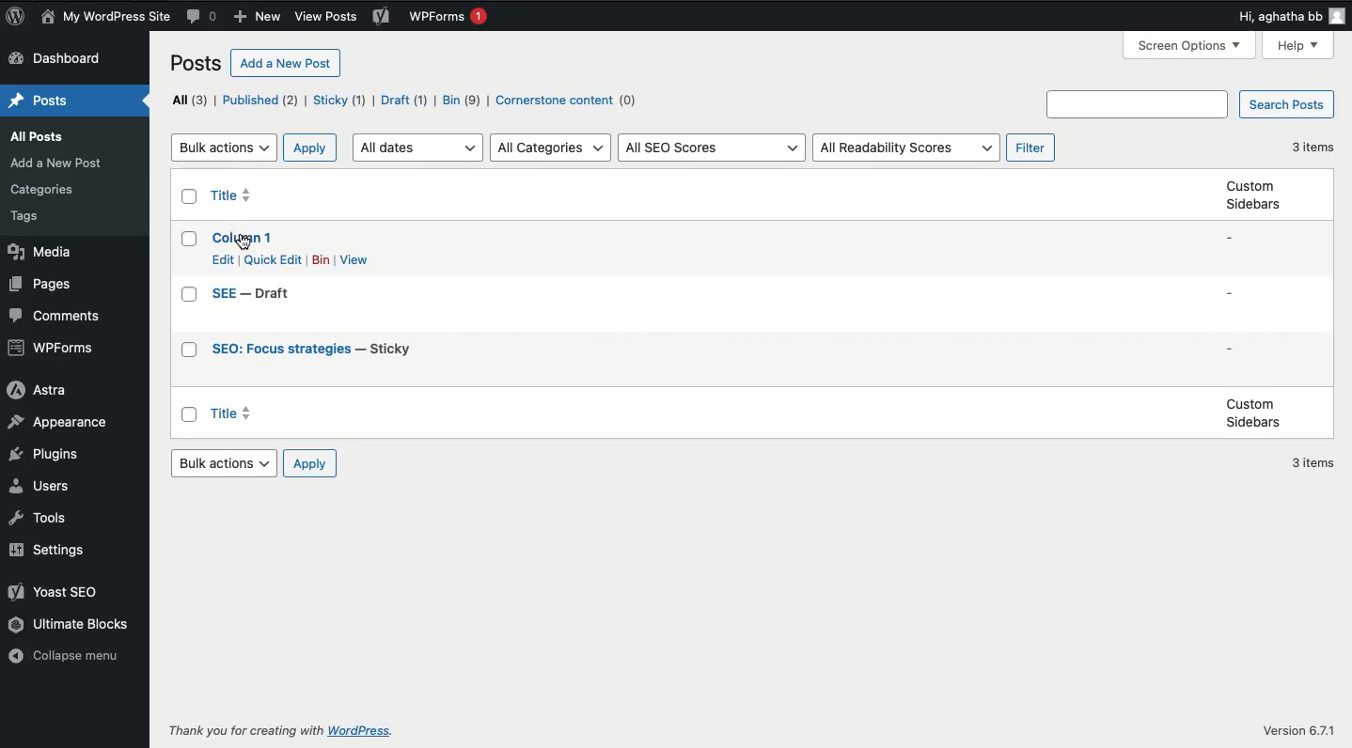  What do you see at coordinates (41, 519) in the screenshot?
I see `Tools ` at bounding box center [41, 519].